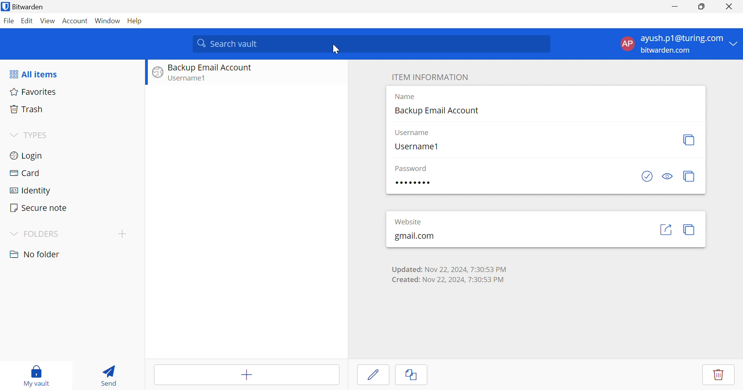 The width and height of the screenshot is (743, 390). Describe the element at coordinates (186, 79) in the screenshot. I see `Username1` at that location.